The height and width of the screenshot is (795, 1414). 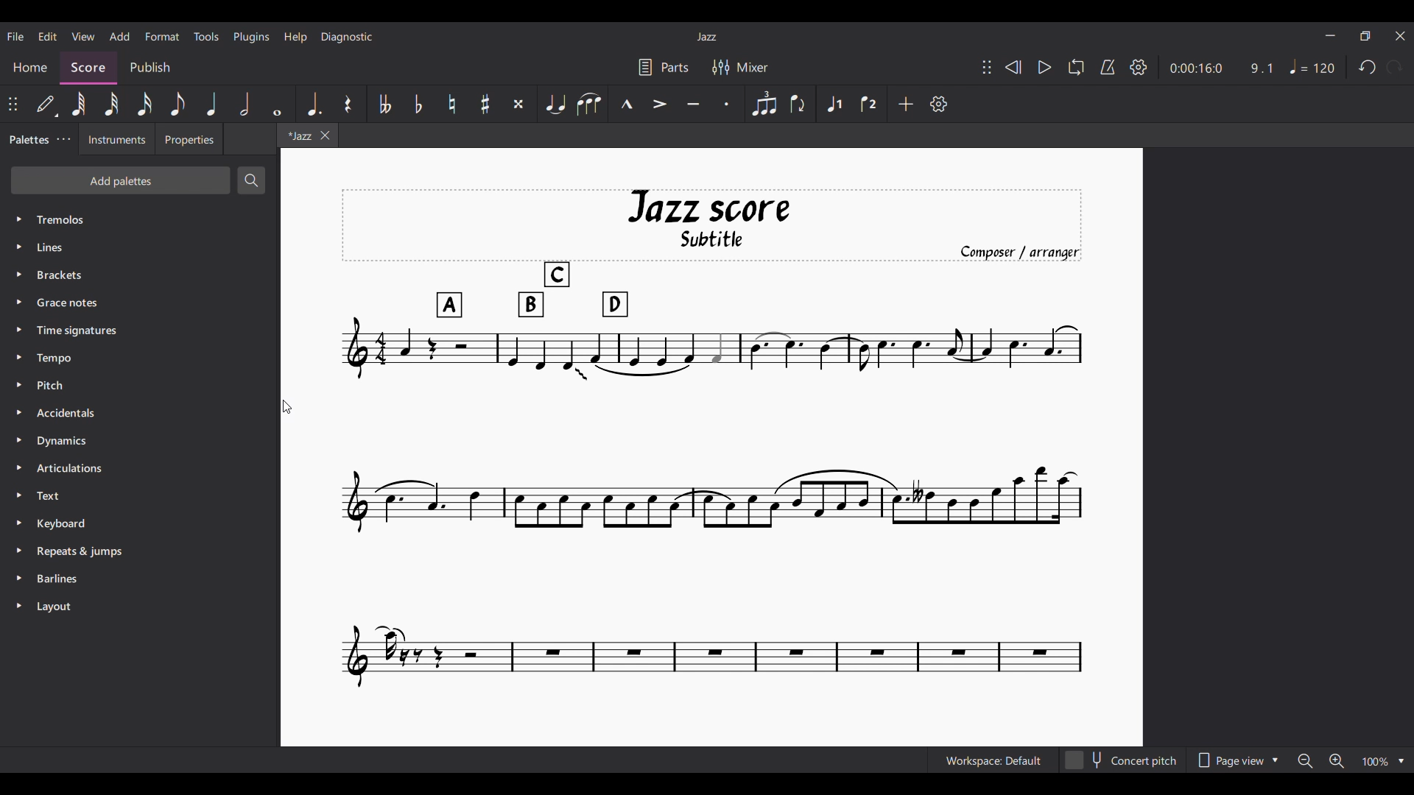 I want to click on Accidentals, so click(x=140, y=413).